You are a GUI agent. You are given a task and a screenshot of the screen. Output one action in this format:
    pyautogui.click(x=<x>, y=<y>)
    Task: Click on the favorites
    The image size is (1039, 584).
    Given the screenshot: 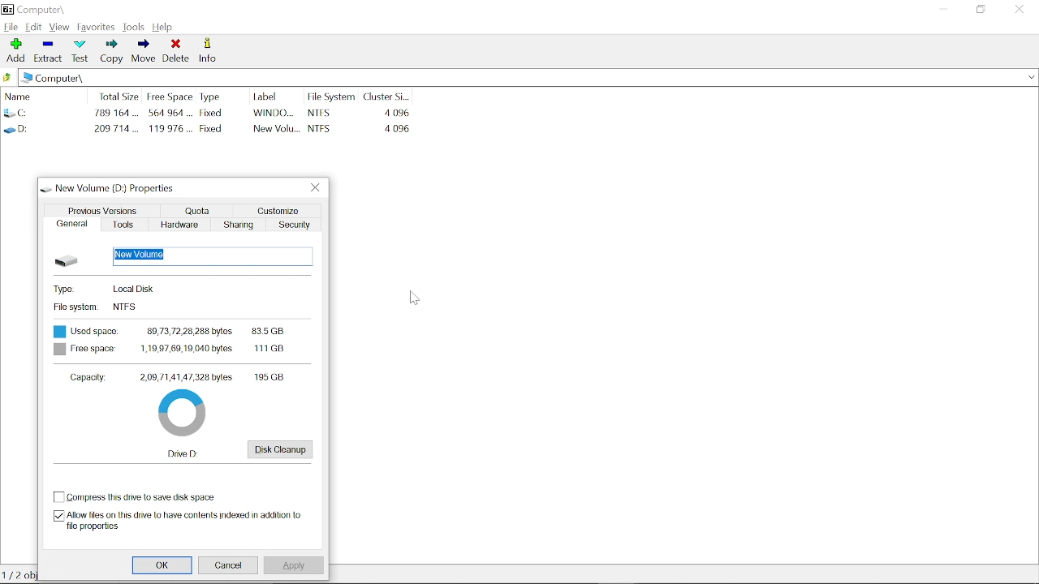 What is the action you would take?
    pyautogui.click(x=97, y=27)
    